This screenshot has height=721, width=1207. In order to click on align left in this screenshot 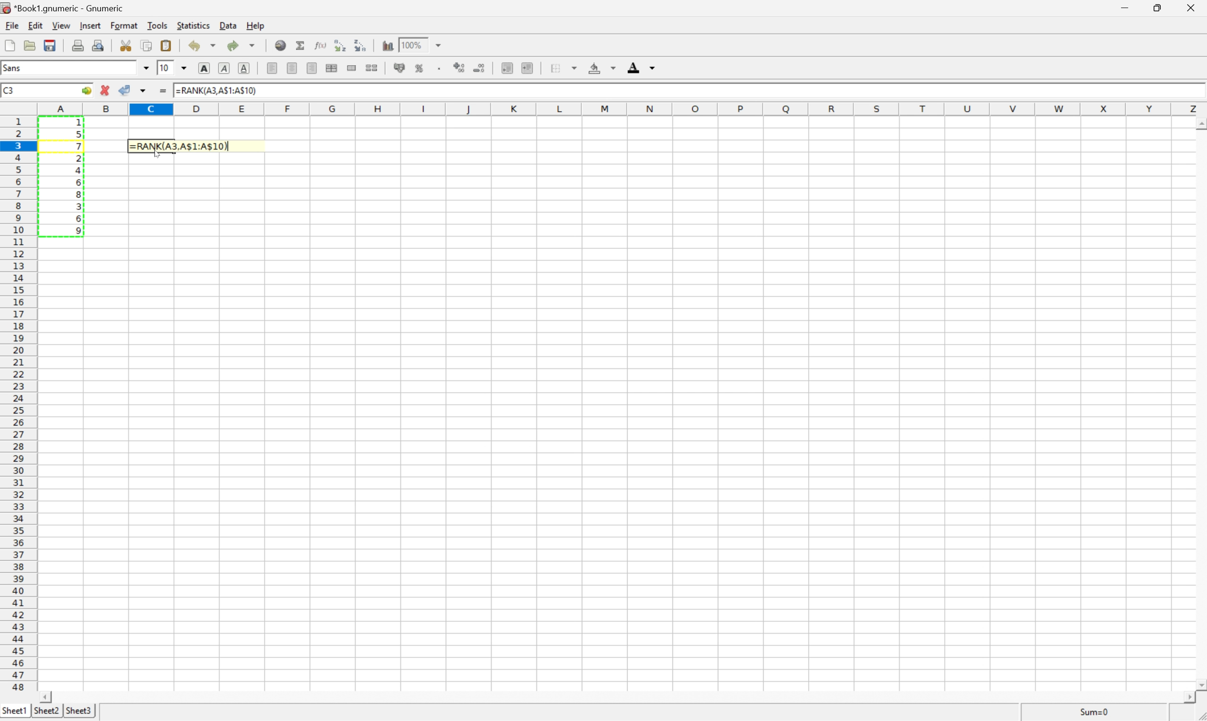, I will do `click(313, 69)`.